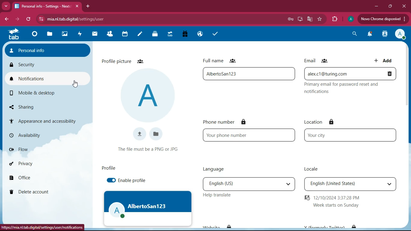 The width and height of the screenshot is (411, 231). What do you see at coordinates (42, 92) in the screenshot?
I see `mobile` at bounding box center [42, 92].